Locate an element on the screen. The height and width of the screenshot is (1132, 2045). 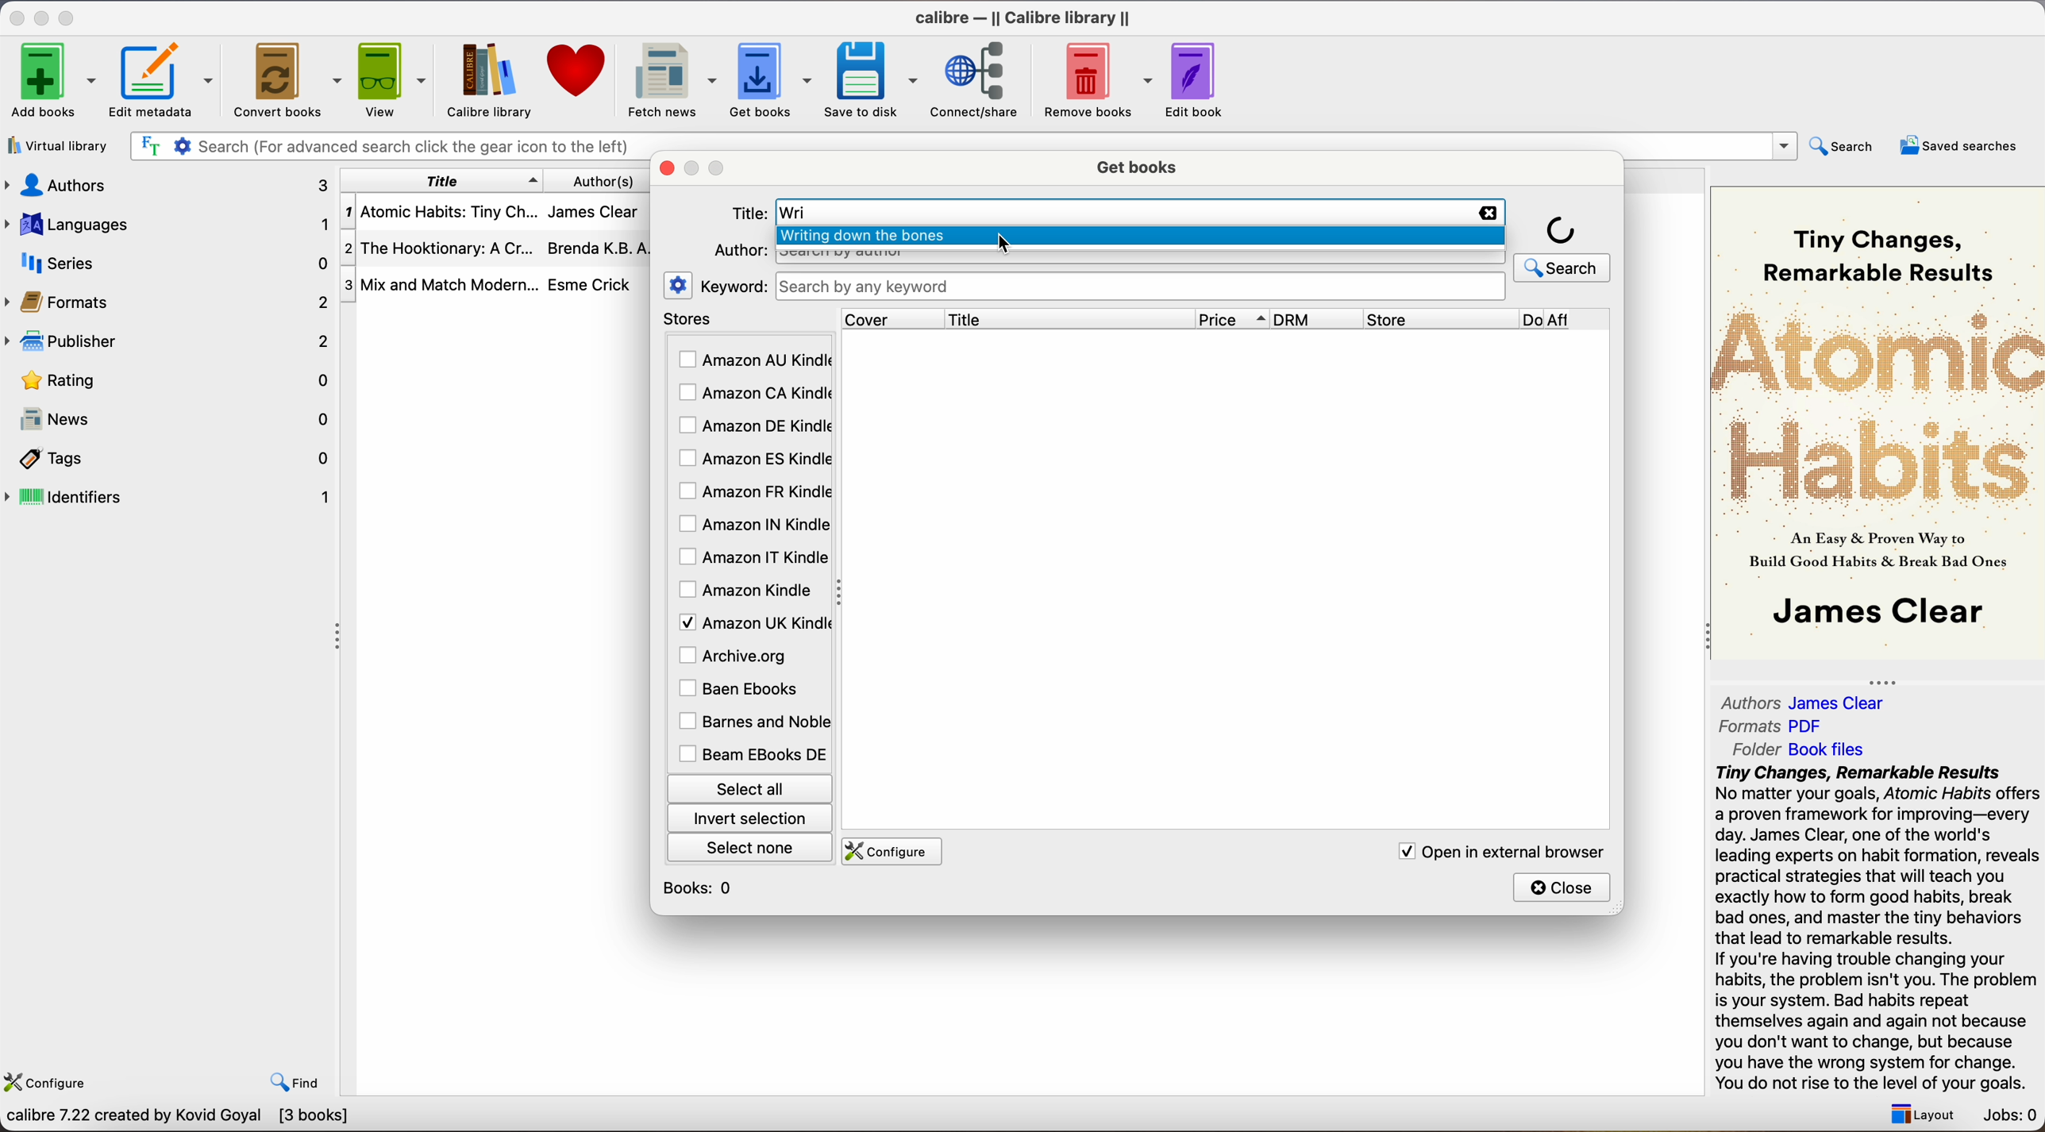
languages is located at coordinates (166, 223).